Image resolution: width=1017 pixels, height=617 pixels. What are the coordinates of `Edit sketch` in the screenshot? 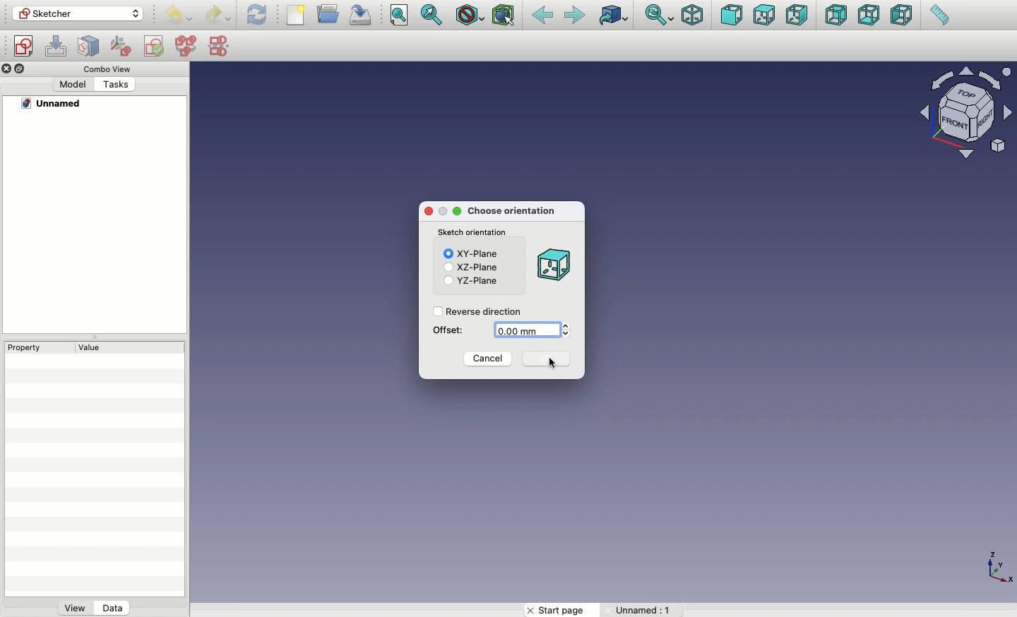 It's located at (58, 47).